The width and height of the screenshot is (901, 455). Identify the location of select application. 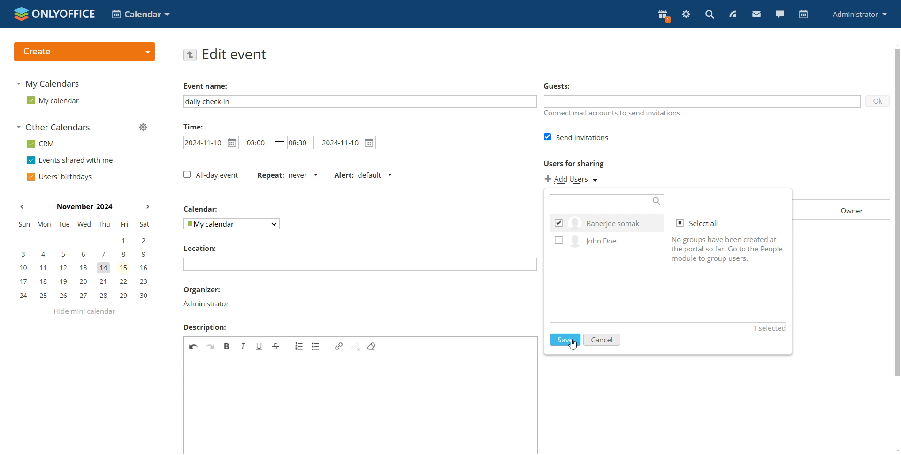
(141, 14).